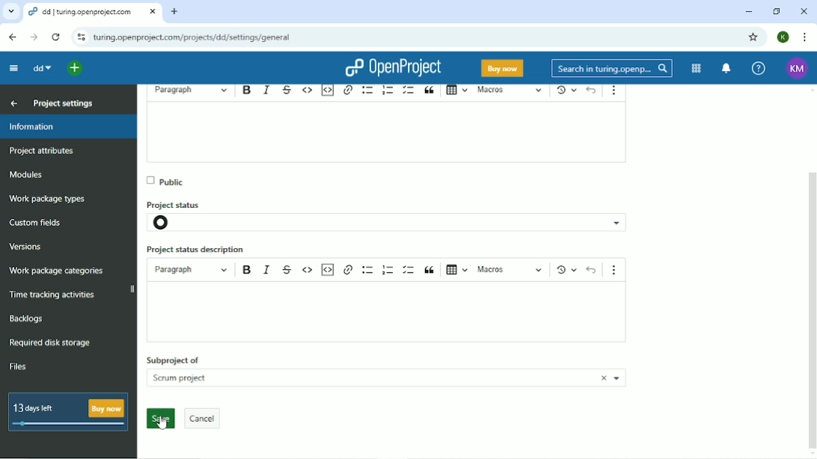 The width and height of the screenshot is (817, 459). I want to click on close, so click(605, 383).